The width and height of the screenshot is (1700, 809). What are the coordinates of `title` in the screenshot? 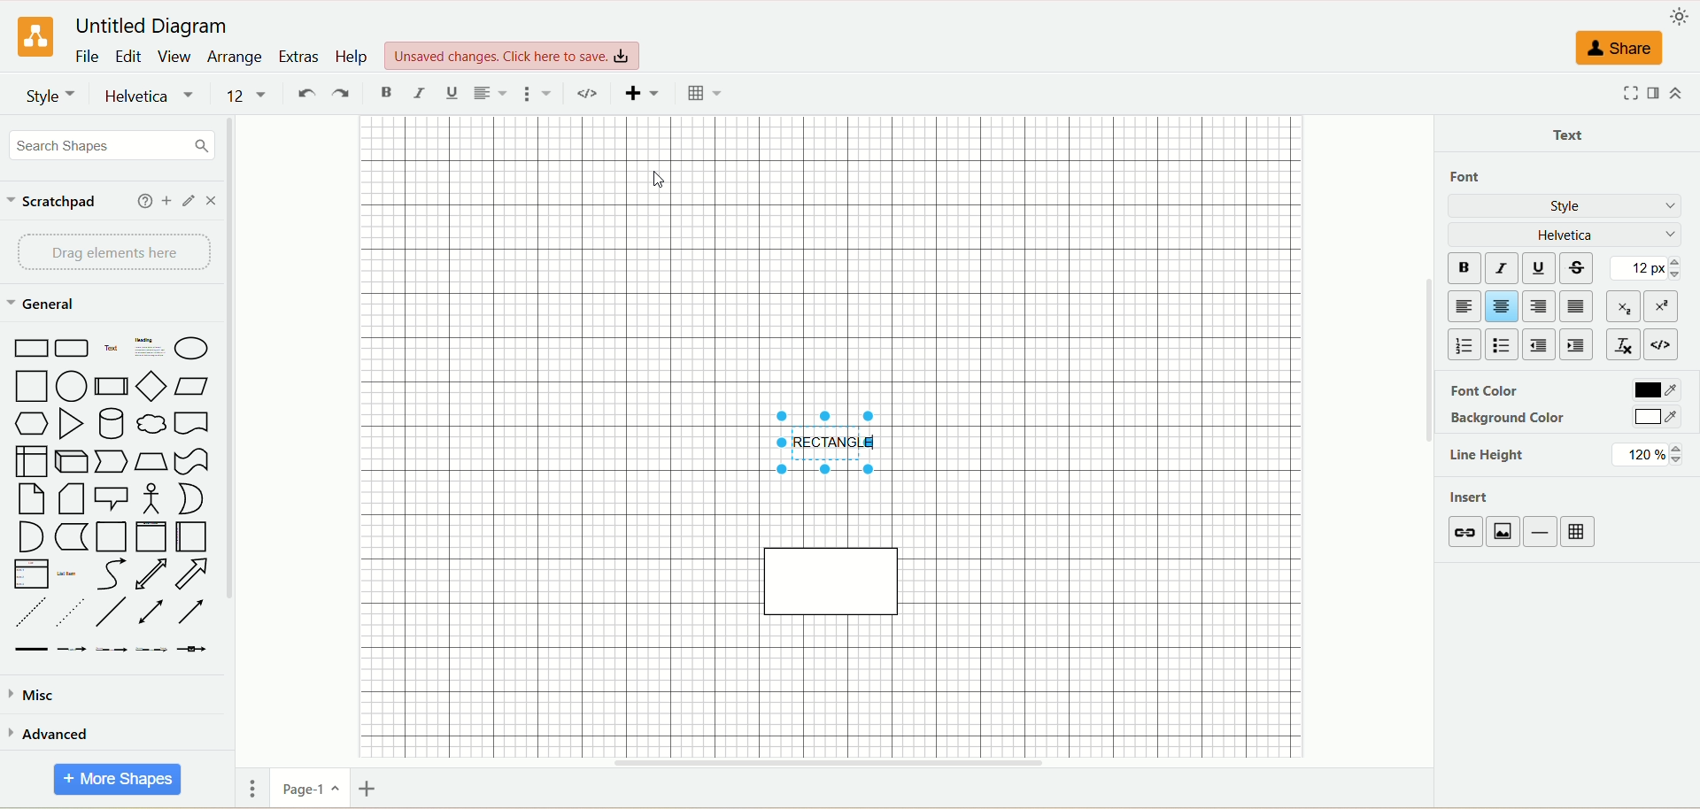 It's located at (836, 443).